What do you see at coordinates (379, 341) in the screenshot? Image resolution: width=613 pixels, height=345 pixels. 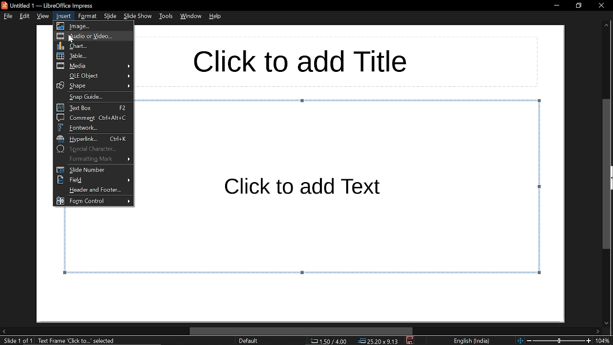 I see `position` at bounding box center [379, 341].